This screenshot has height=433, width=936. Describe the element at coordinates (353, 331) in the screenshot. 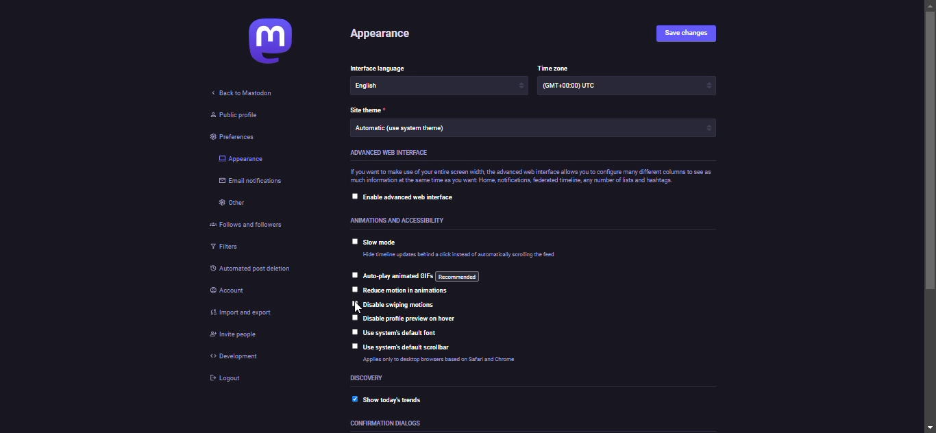

I see `click to select` at that location.